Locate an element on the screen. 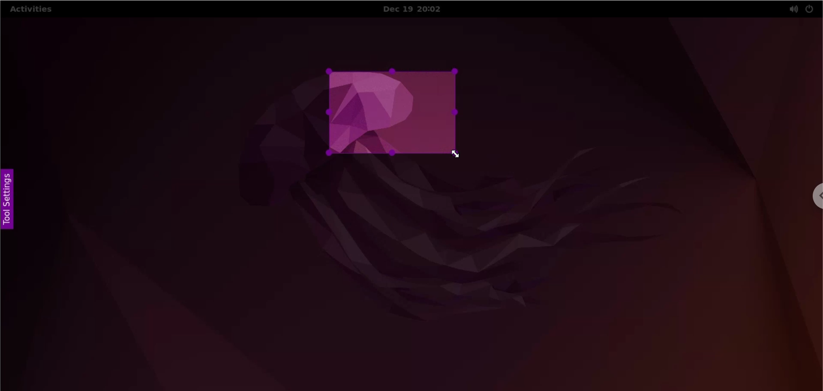  chrome options is located at coordinates (814, 198).